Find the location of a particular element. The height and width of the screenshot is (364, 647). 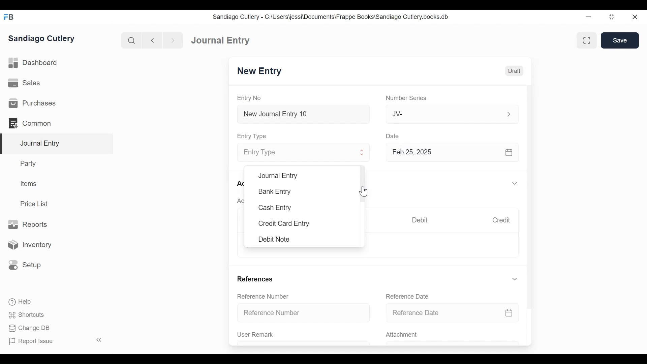

Credit is located at coordinates (503, 221).